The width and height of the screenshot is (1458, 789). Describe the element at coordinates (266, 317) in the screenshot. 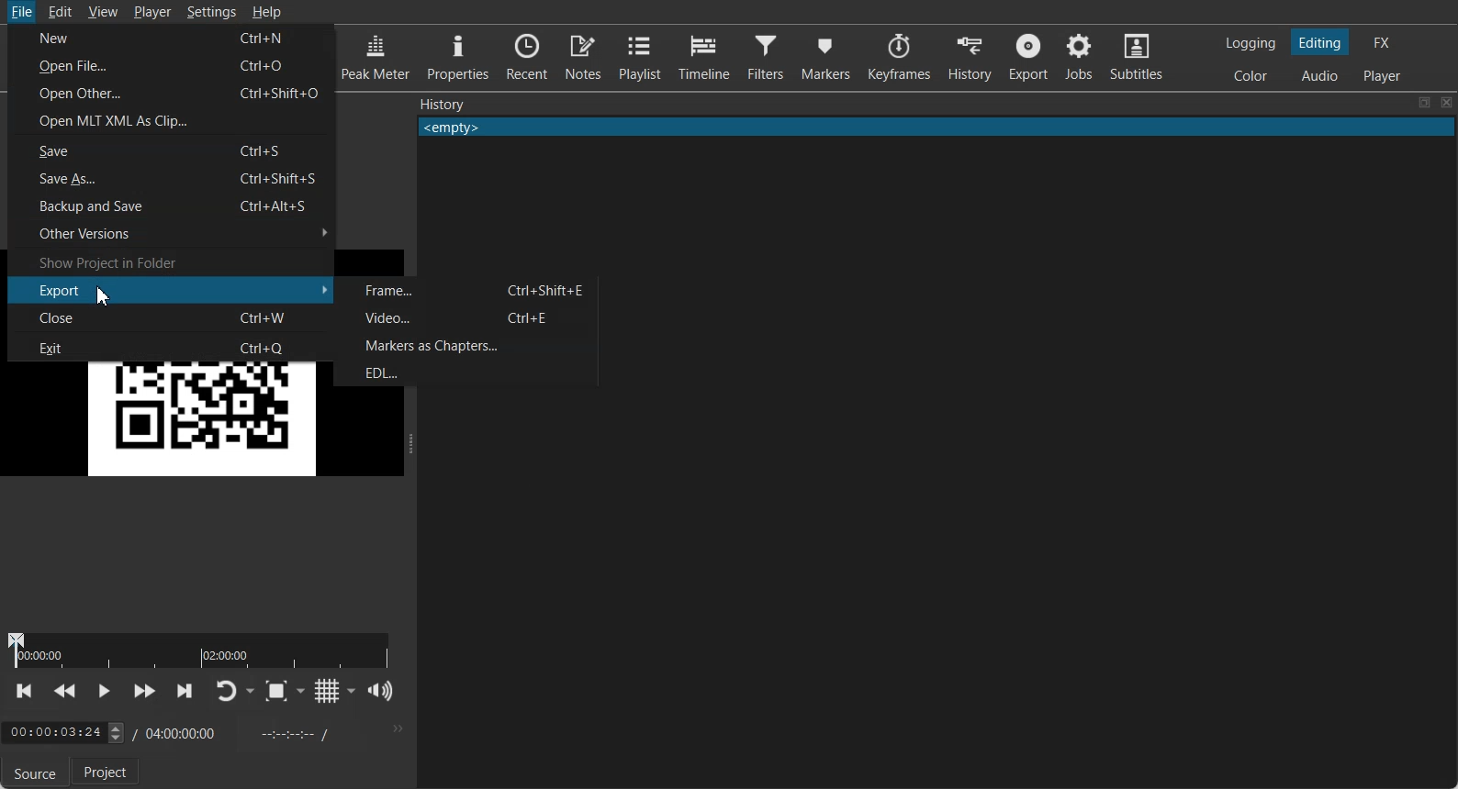

I see `Ctrl+W` at that location.